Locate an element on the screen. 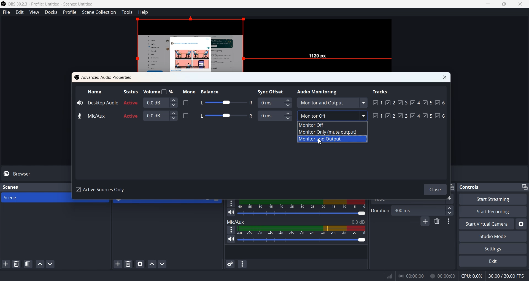  Studio Mode is located at coordinates (493, 237).